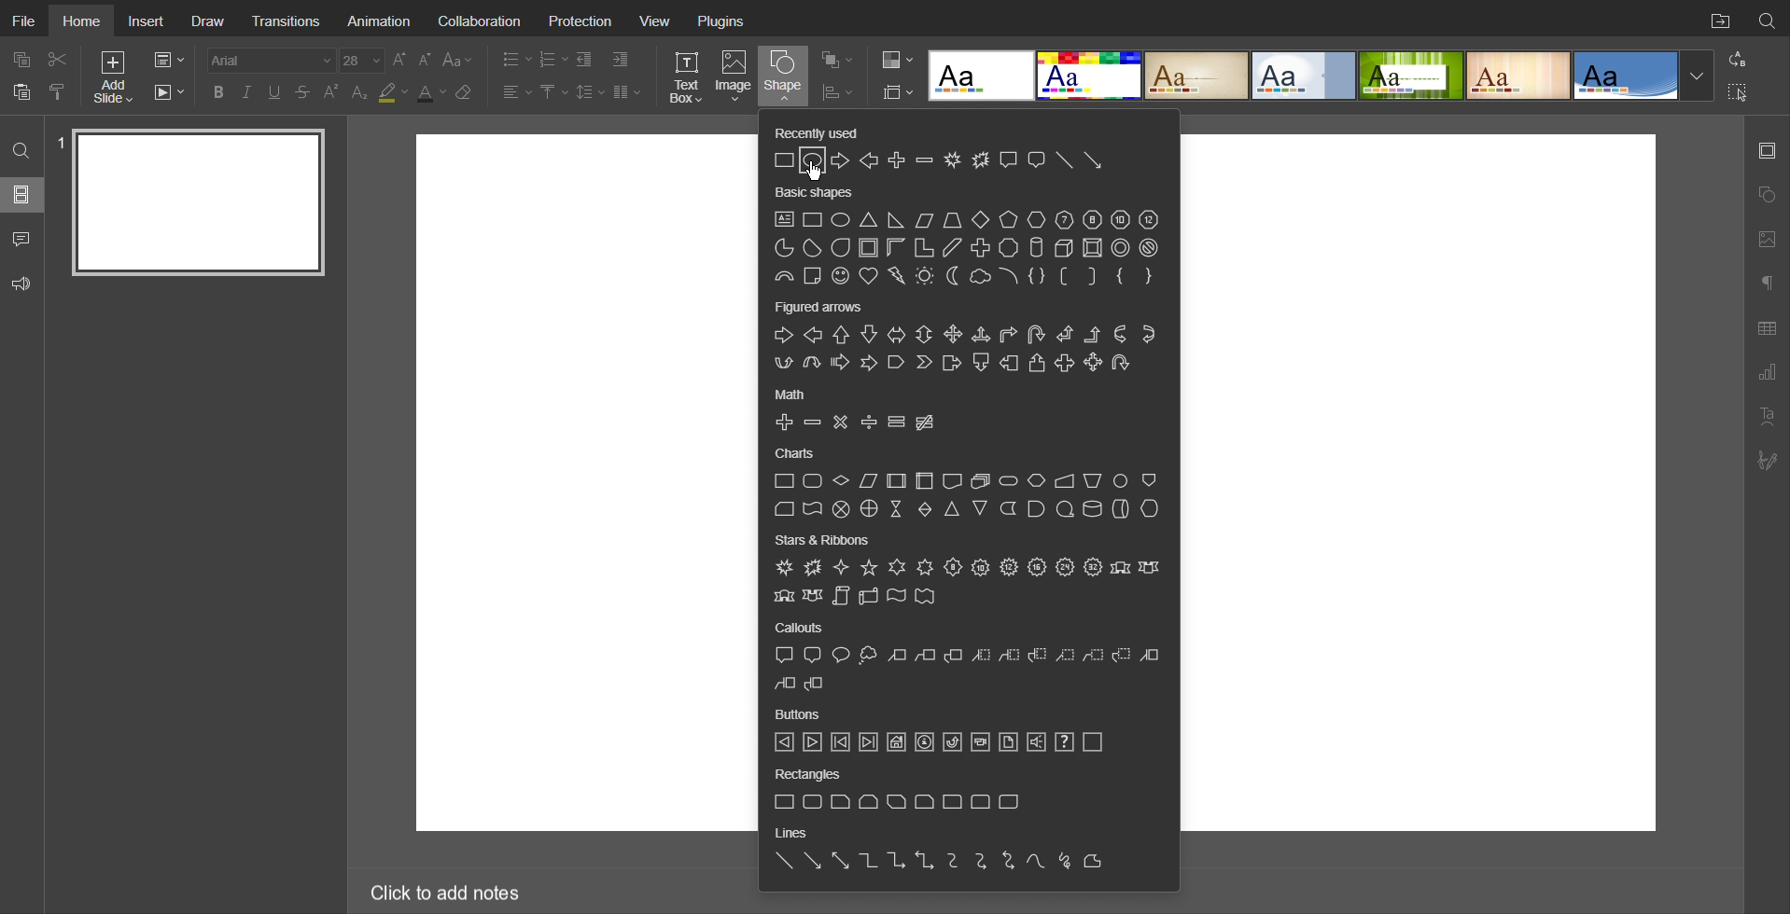 The width and height of the screenshot is (1790, 914). I want to click on Lines, so click(939, 851).